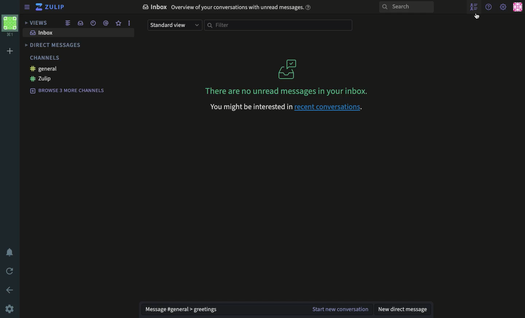 The height and width of the screenshot is (318, 525). Describe the element at coordinates (472, 7) in the screenshot. I see `show user list` at that location.